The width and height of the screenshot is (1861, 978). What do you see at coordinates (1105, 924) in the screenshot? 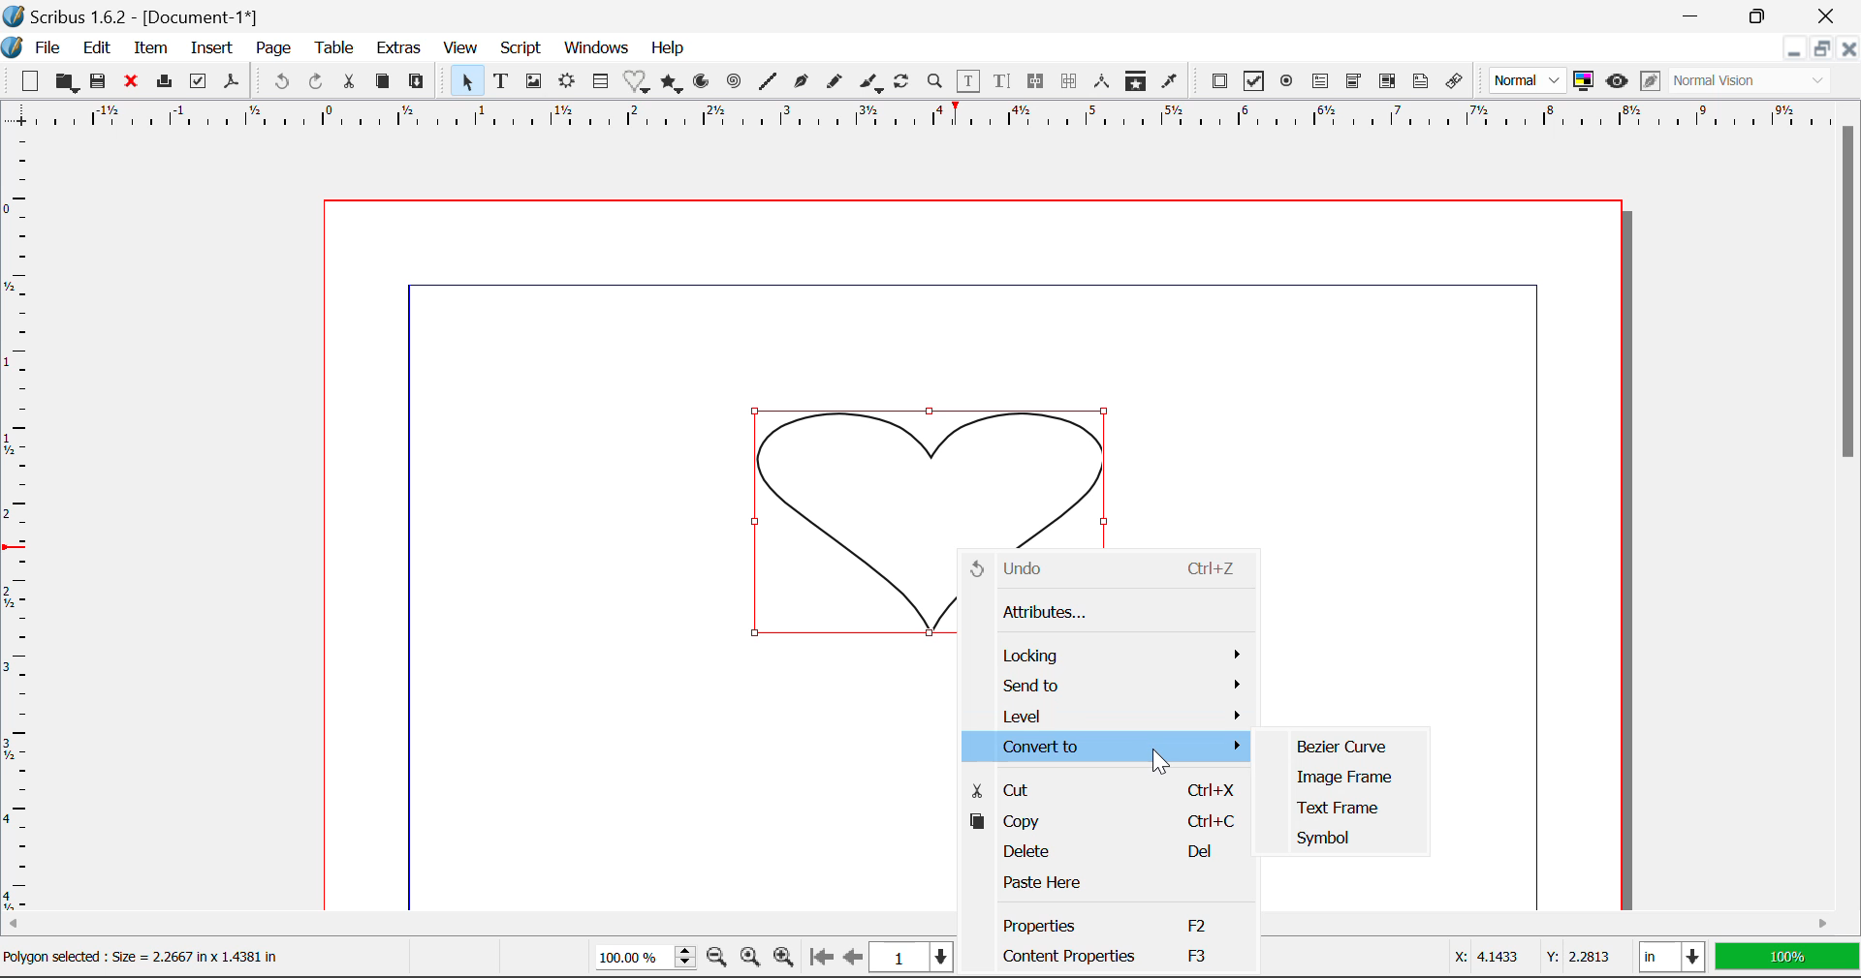
I see `Properties` at bounding box center [1105, 924].